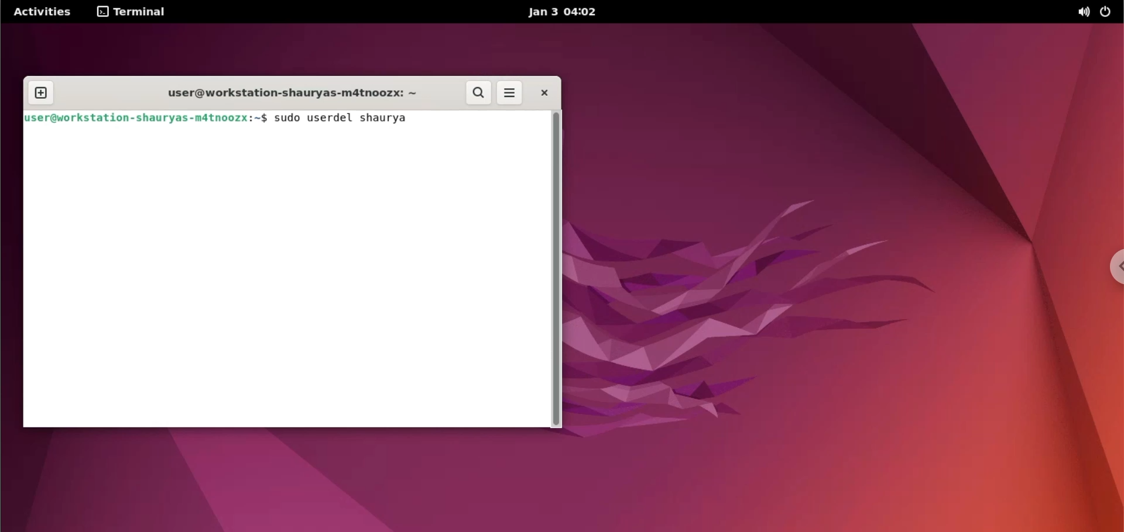 This screenshot has width=1124, height=532. Describe the element at coordinates (343, 118) in the screenshot. I see `sudo userdel shaurya` at that location.